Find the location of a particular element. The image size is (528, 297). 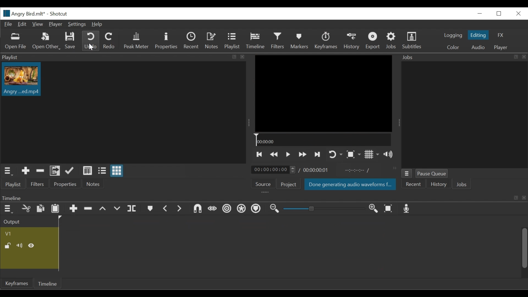

Toggle player looping is located at coordinates (334, 154).